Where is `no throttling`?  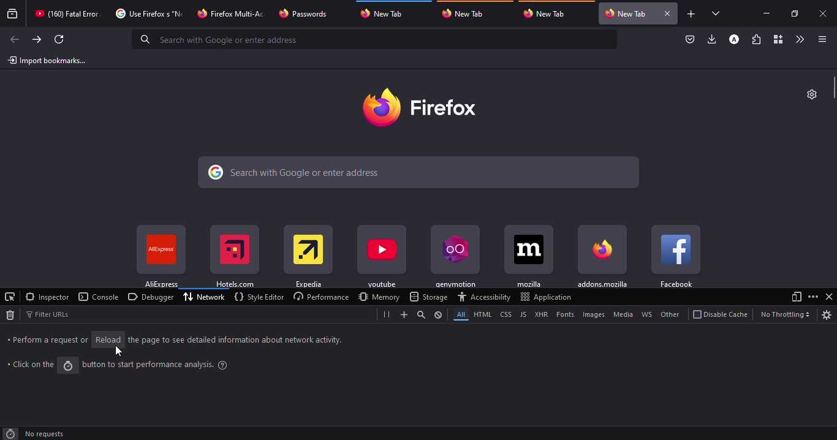 no throttling is located at coordinates (785, 314).